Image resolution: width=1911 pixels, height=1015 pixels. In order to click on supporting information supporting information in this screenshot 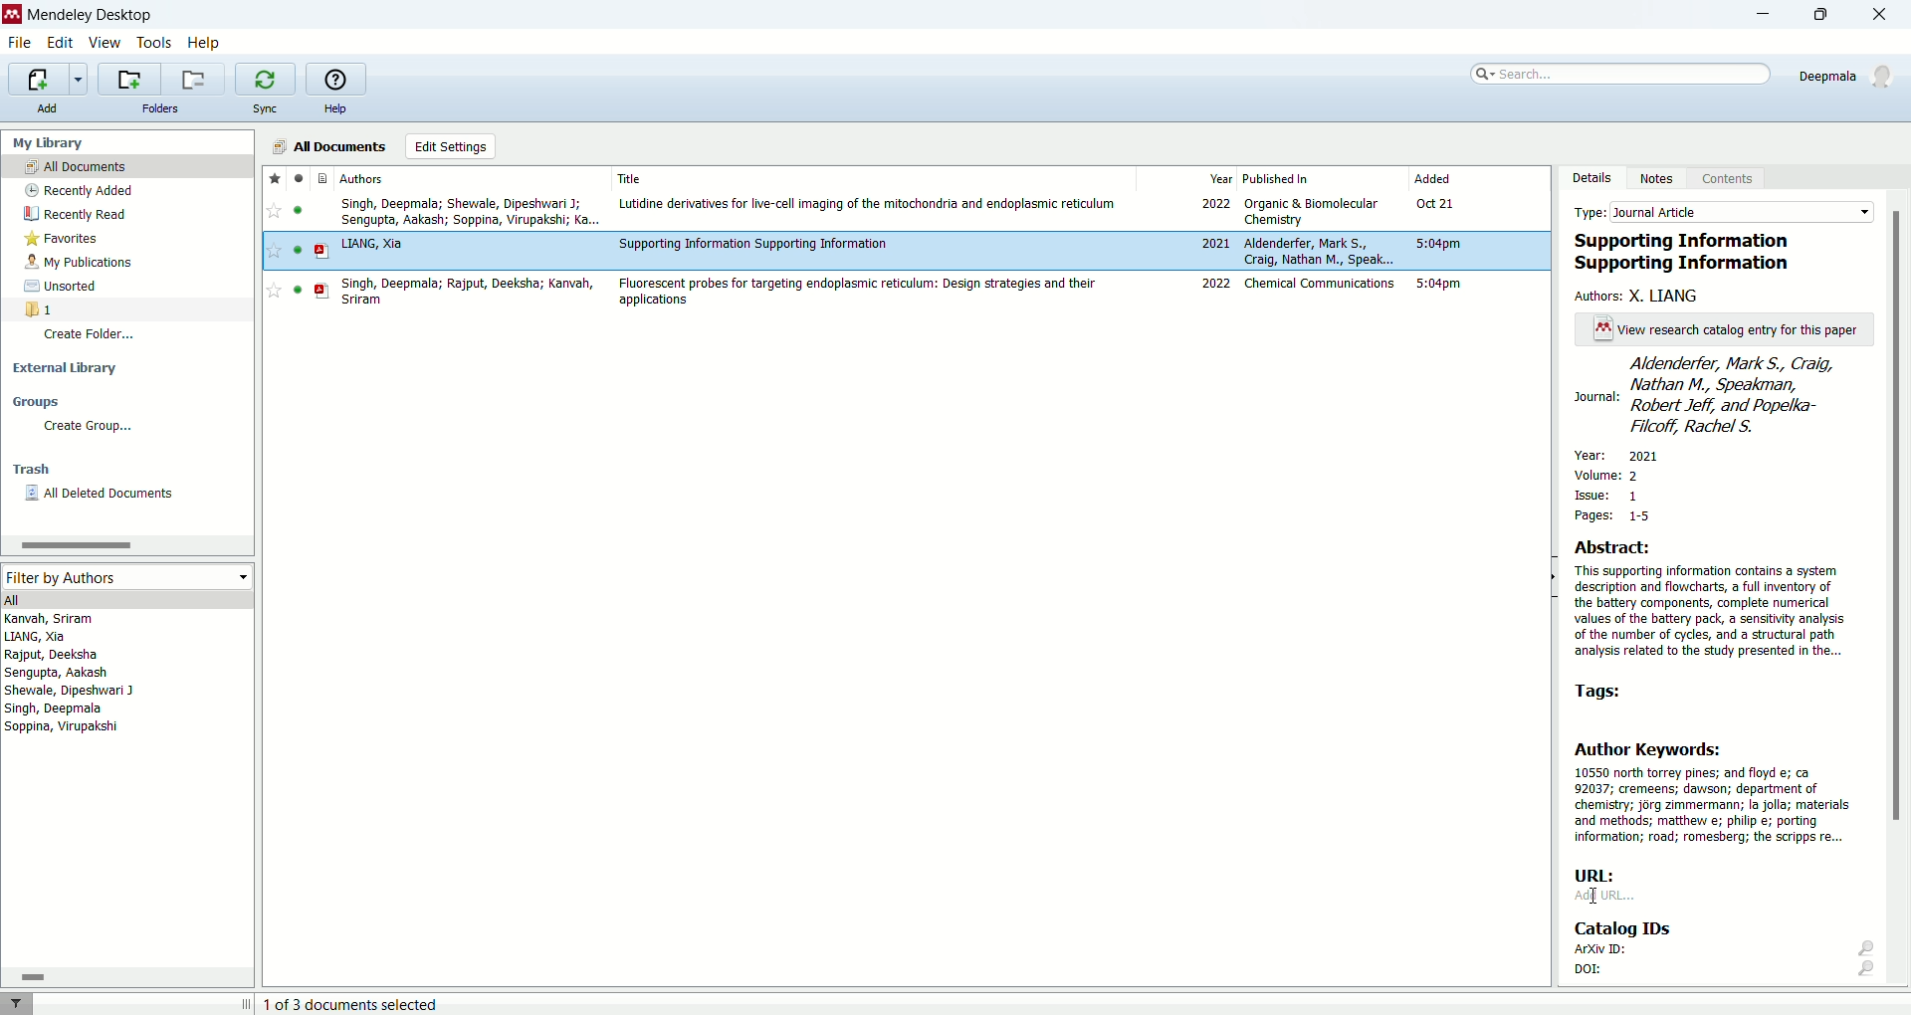, I will do `click(1691, 253)`.